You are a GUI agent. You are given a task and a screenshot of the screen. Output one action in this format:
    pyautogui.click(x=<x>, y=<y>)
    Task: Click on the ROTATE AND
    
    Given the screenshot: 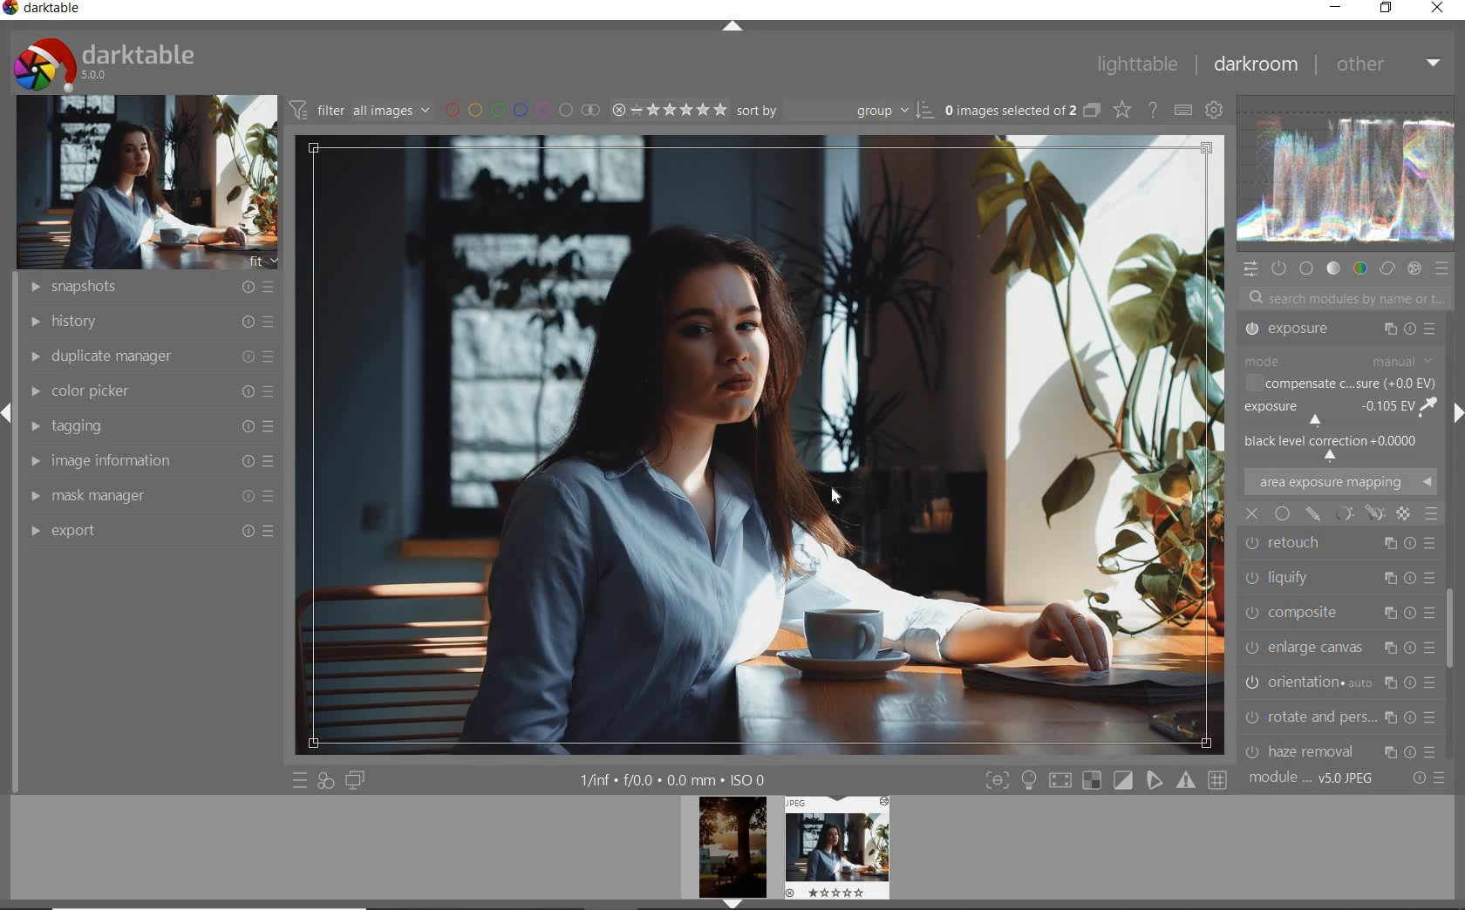 What is the action you would take?
    pyautogui.click(x=1337, y=610)
    